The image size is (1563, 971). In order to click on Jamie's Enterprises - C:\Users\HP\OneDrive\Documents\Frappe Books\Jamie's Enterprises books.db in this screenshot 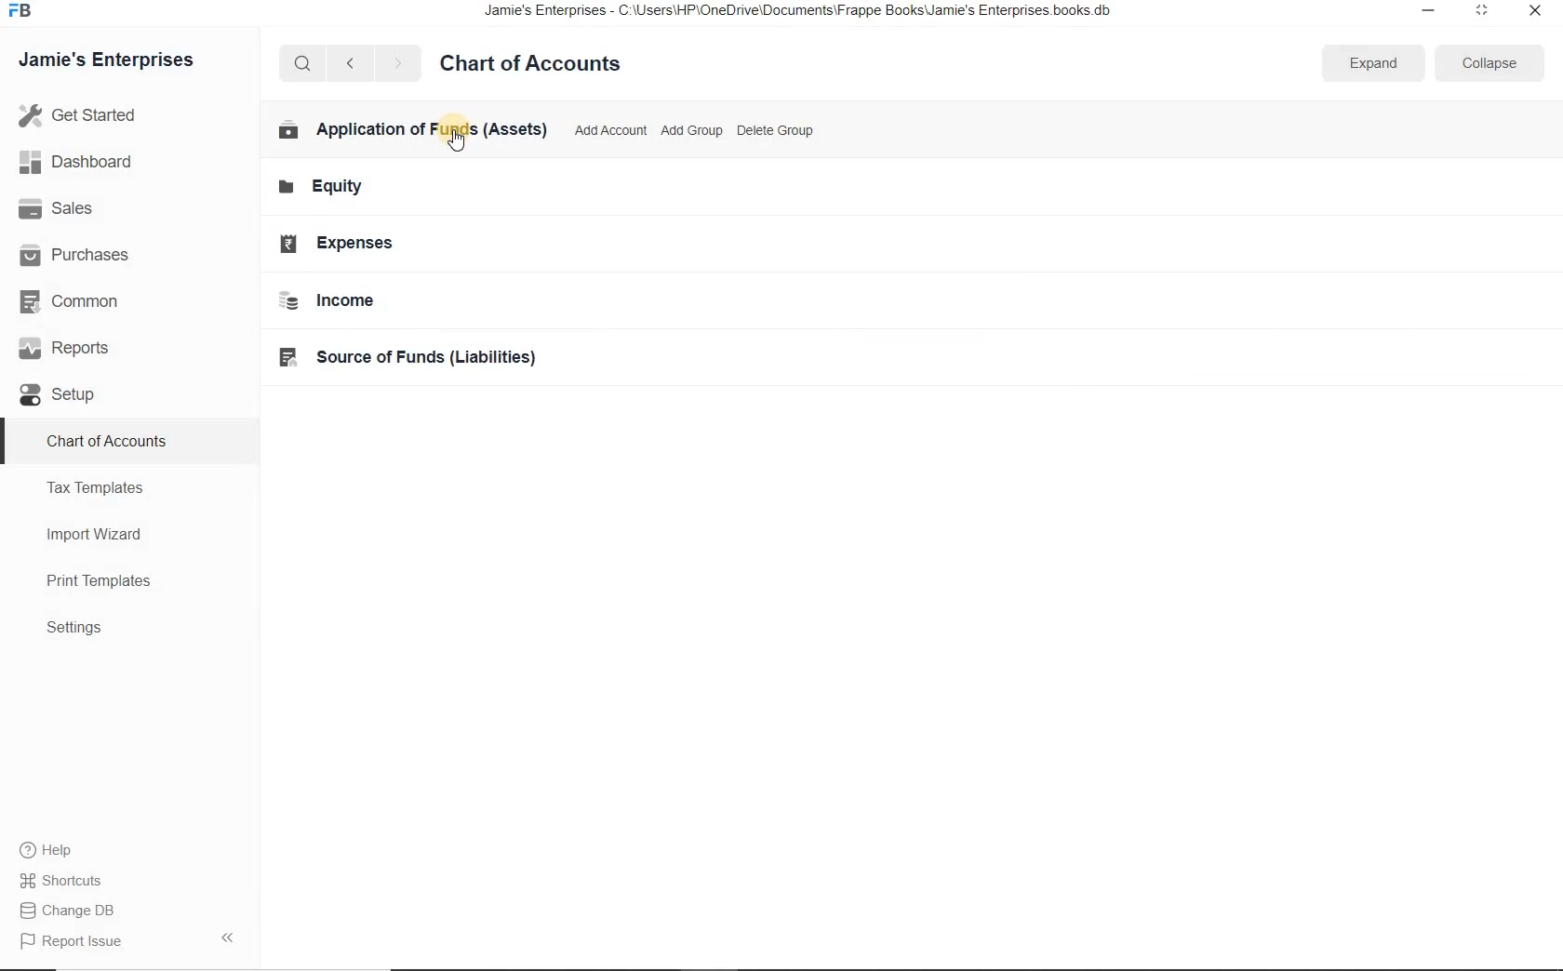, I will do `click(814, 14)`.